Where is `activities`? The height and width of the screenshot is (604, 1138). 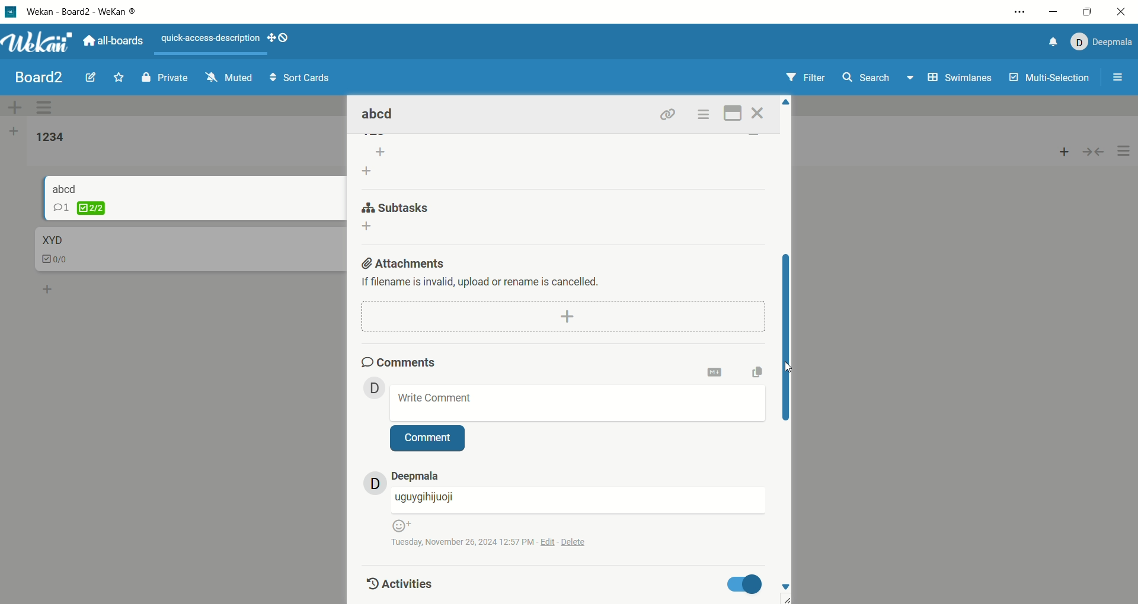 activities is located at coordinates (397, 582).